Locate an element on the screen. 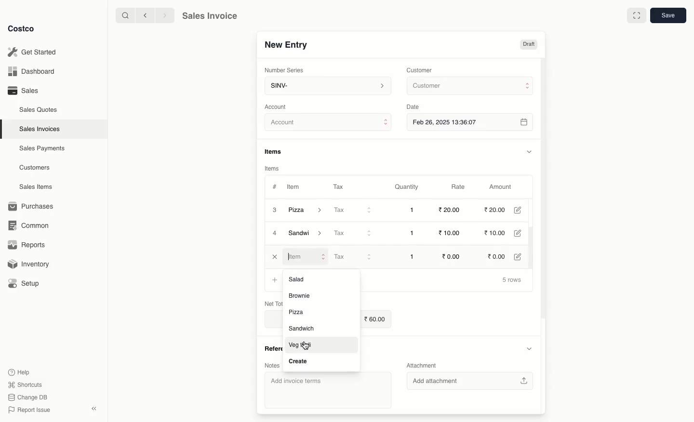  Change DB is located at coordinates (26, 396).